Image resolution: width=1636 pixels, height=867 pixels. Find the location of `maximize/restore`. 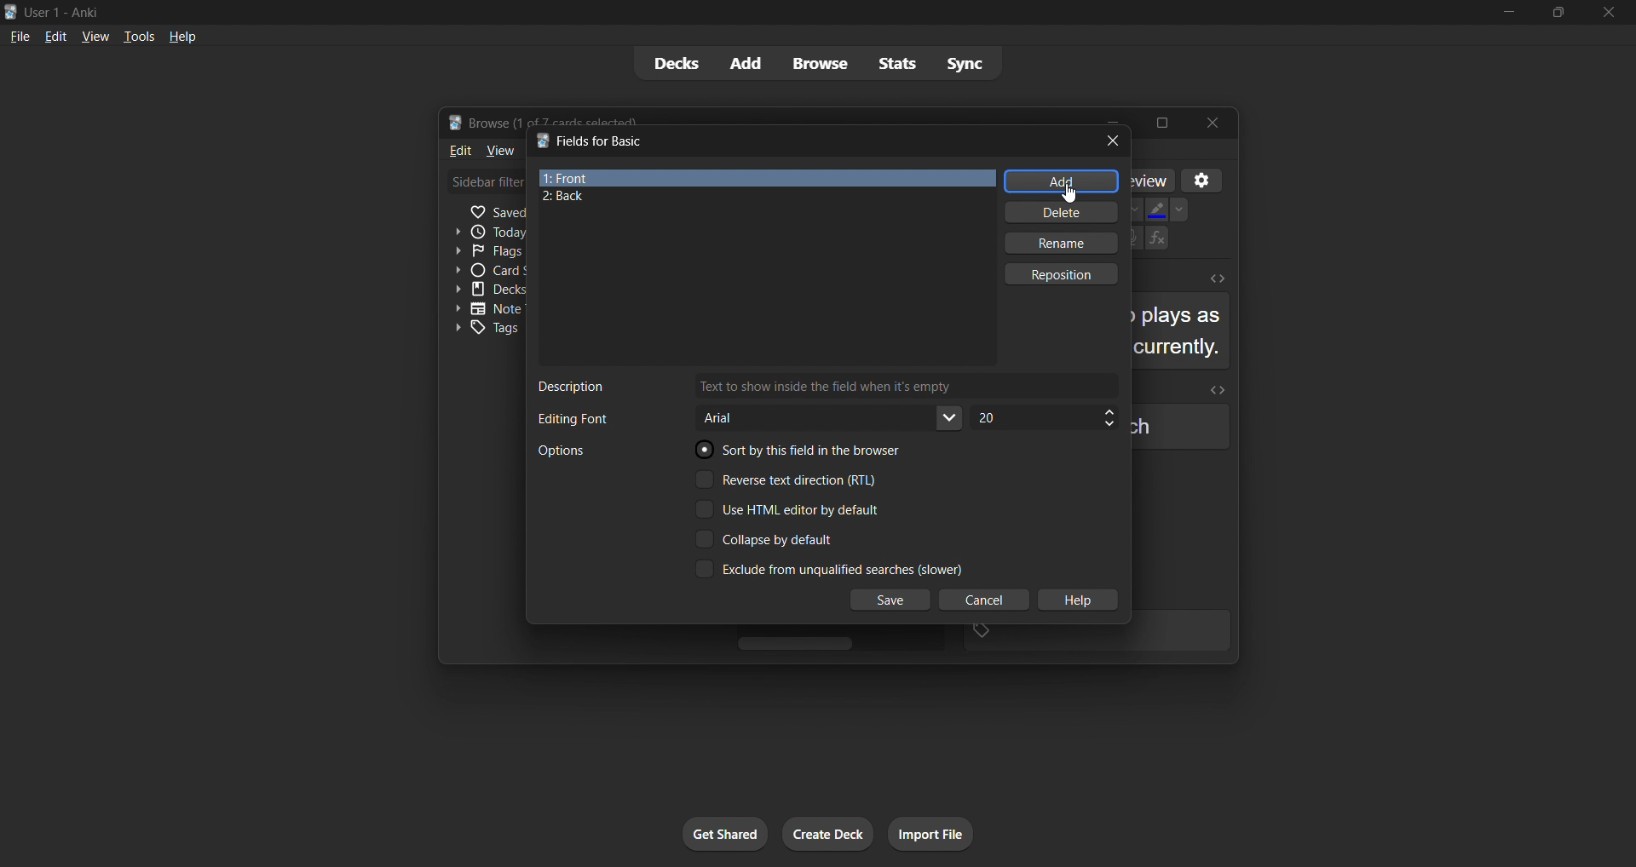

maximize/restore is located at coordinates (1556, 14).